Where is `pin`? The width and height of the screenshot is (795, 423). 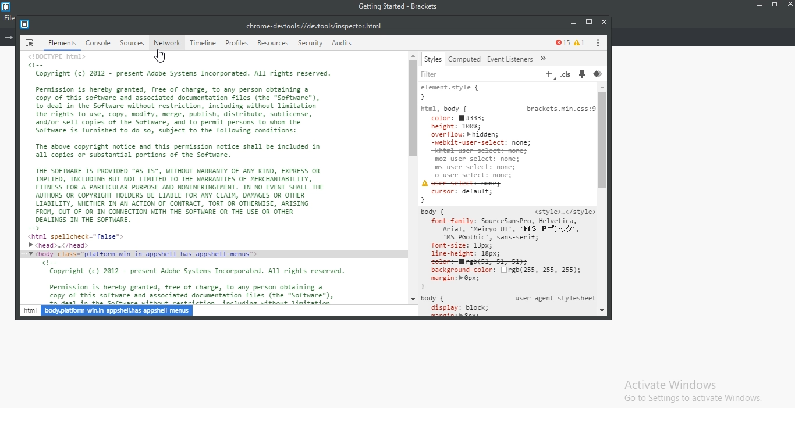 pin is located at coordinates (581, 74).